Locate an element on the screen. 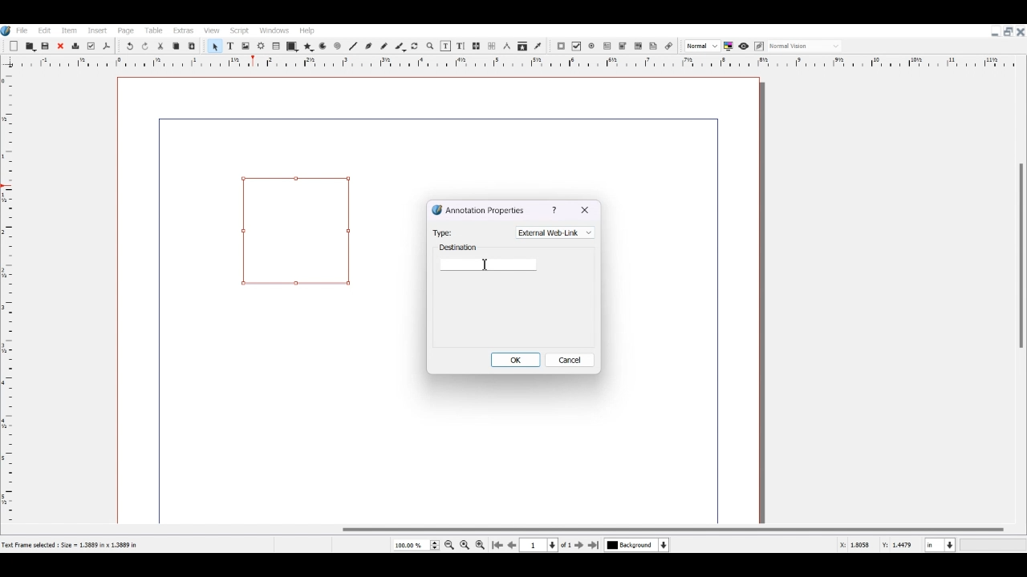 The height and width of the screenshot is (577, 1027). Polygon is located at coordinates (308, 46).